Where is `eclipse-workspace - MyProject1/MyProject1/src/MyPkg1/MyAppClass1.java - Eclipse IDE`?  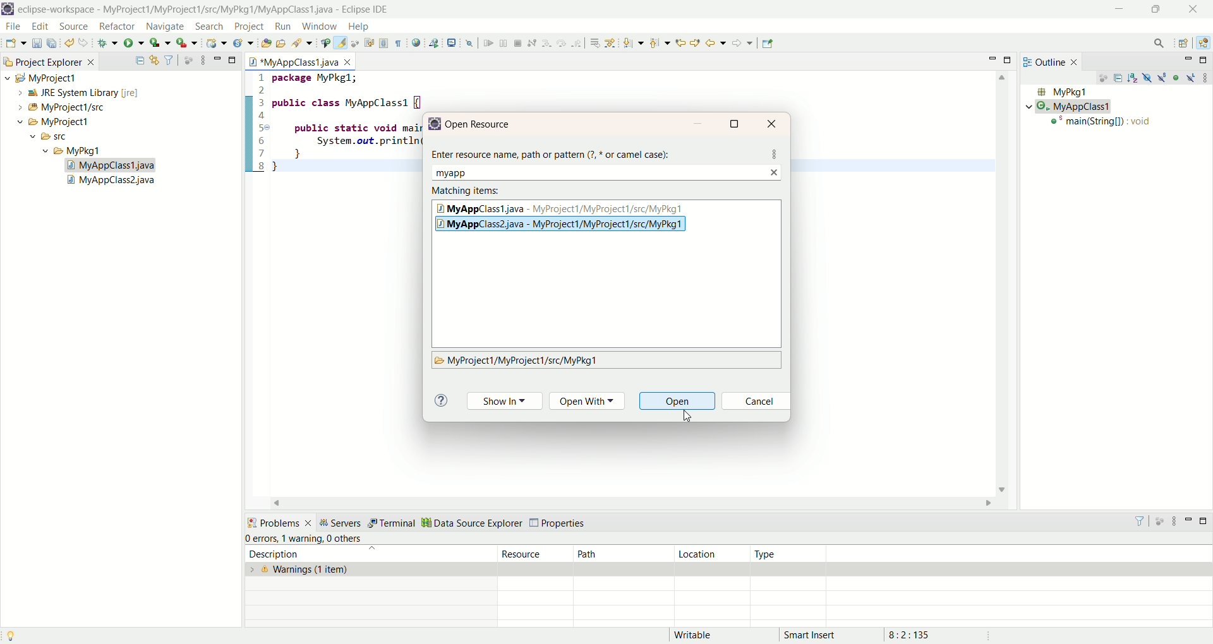 eclipse-workspace - MyProject1/MyProject1/src/MyPkg1/MyAppClass1.java - Eclipse IDE is located at coordinates (207, 9).